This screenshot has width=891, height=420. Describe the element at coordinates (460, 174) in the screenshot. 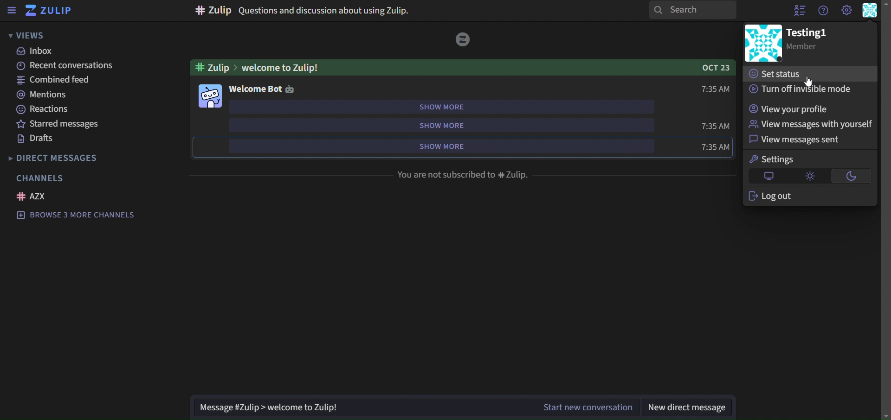

I see `You are not subscribed to # Zulip.` at that location.